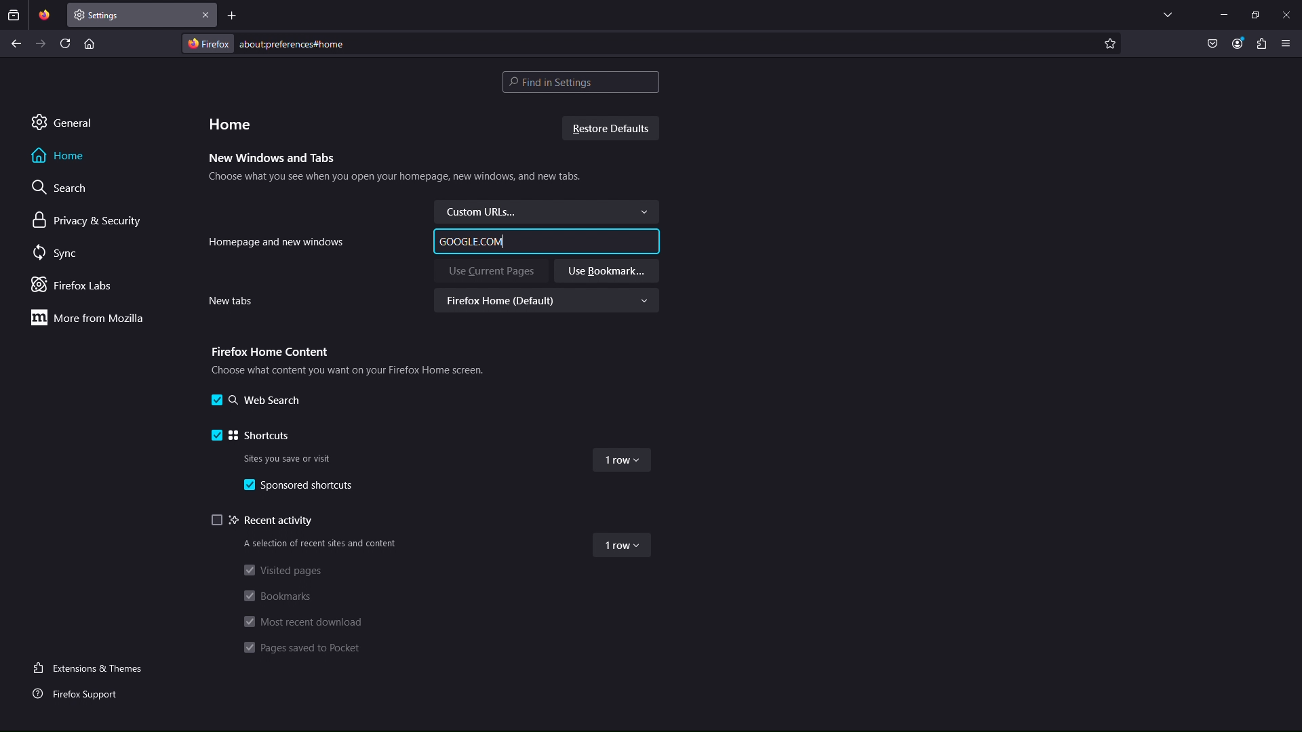 Image resolution: width=1302 pixels, height=732 pixels. Describe the element at coordinates (302, 621) in the screenshot. I see `Most recent download` at that location.